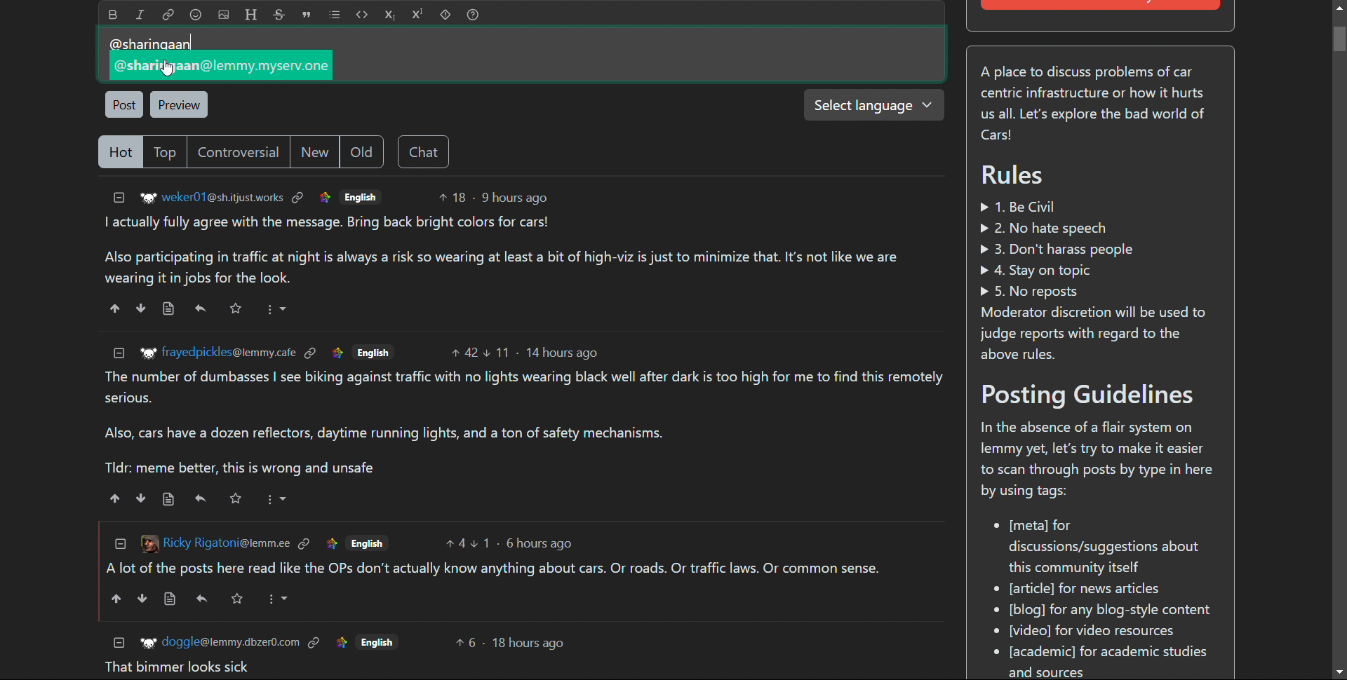 The width and height of the screenshot is (1347, 680). Describe the element at coordinates (418, 15) in the screenshot. I see `superscript` at that location.